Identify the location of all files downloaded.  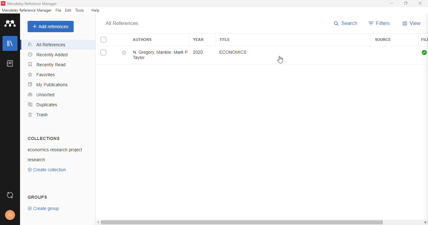
(424, 52).